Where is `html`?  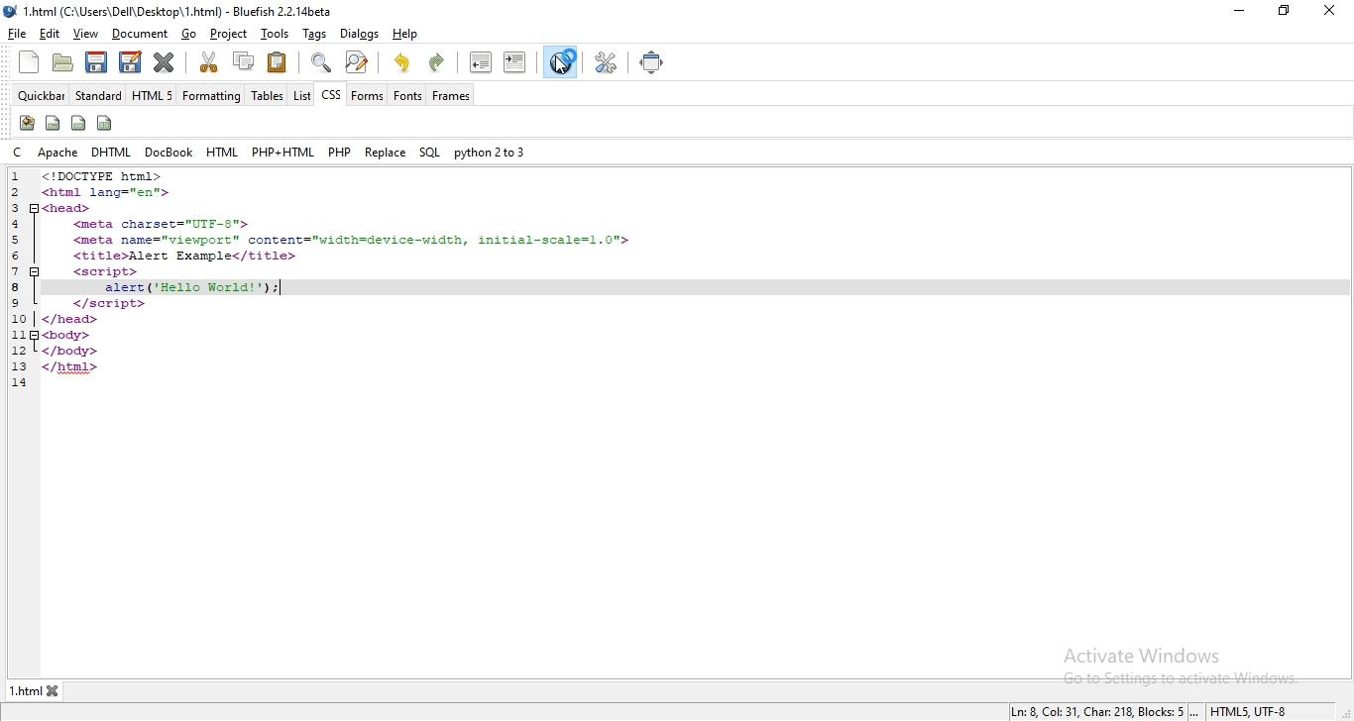 html is located at coordinates (217, 151).